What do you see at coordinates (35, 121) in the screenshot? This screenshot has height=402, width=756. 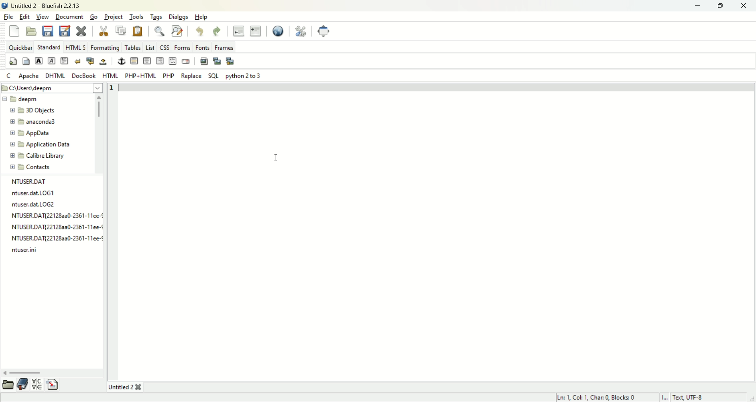 I see `anaconda` at bounding box center [35, 121].